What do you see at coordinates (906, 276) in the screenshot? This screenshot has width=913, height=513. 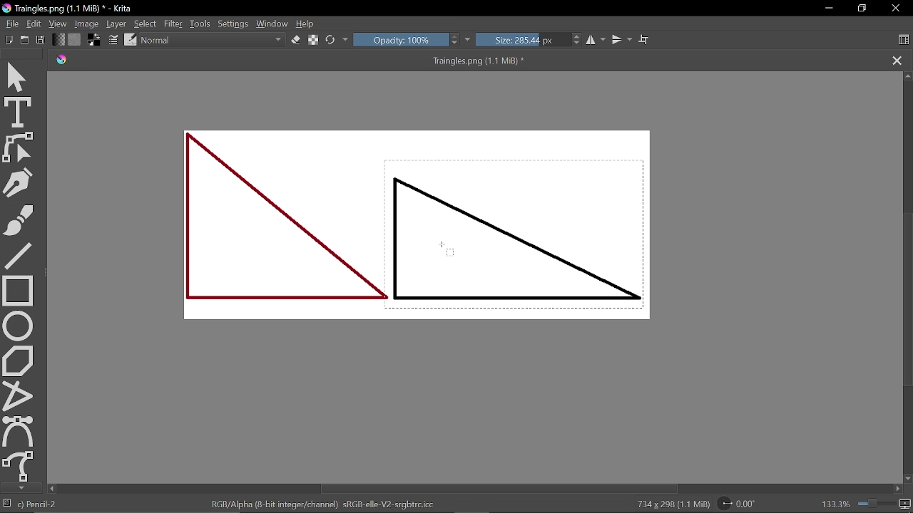 I see `Scroll bar` at bounding box center [906, 276].